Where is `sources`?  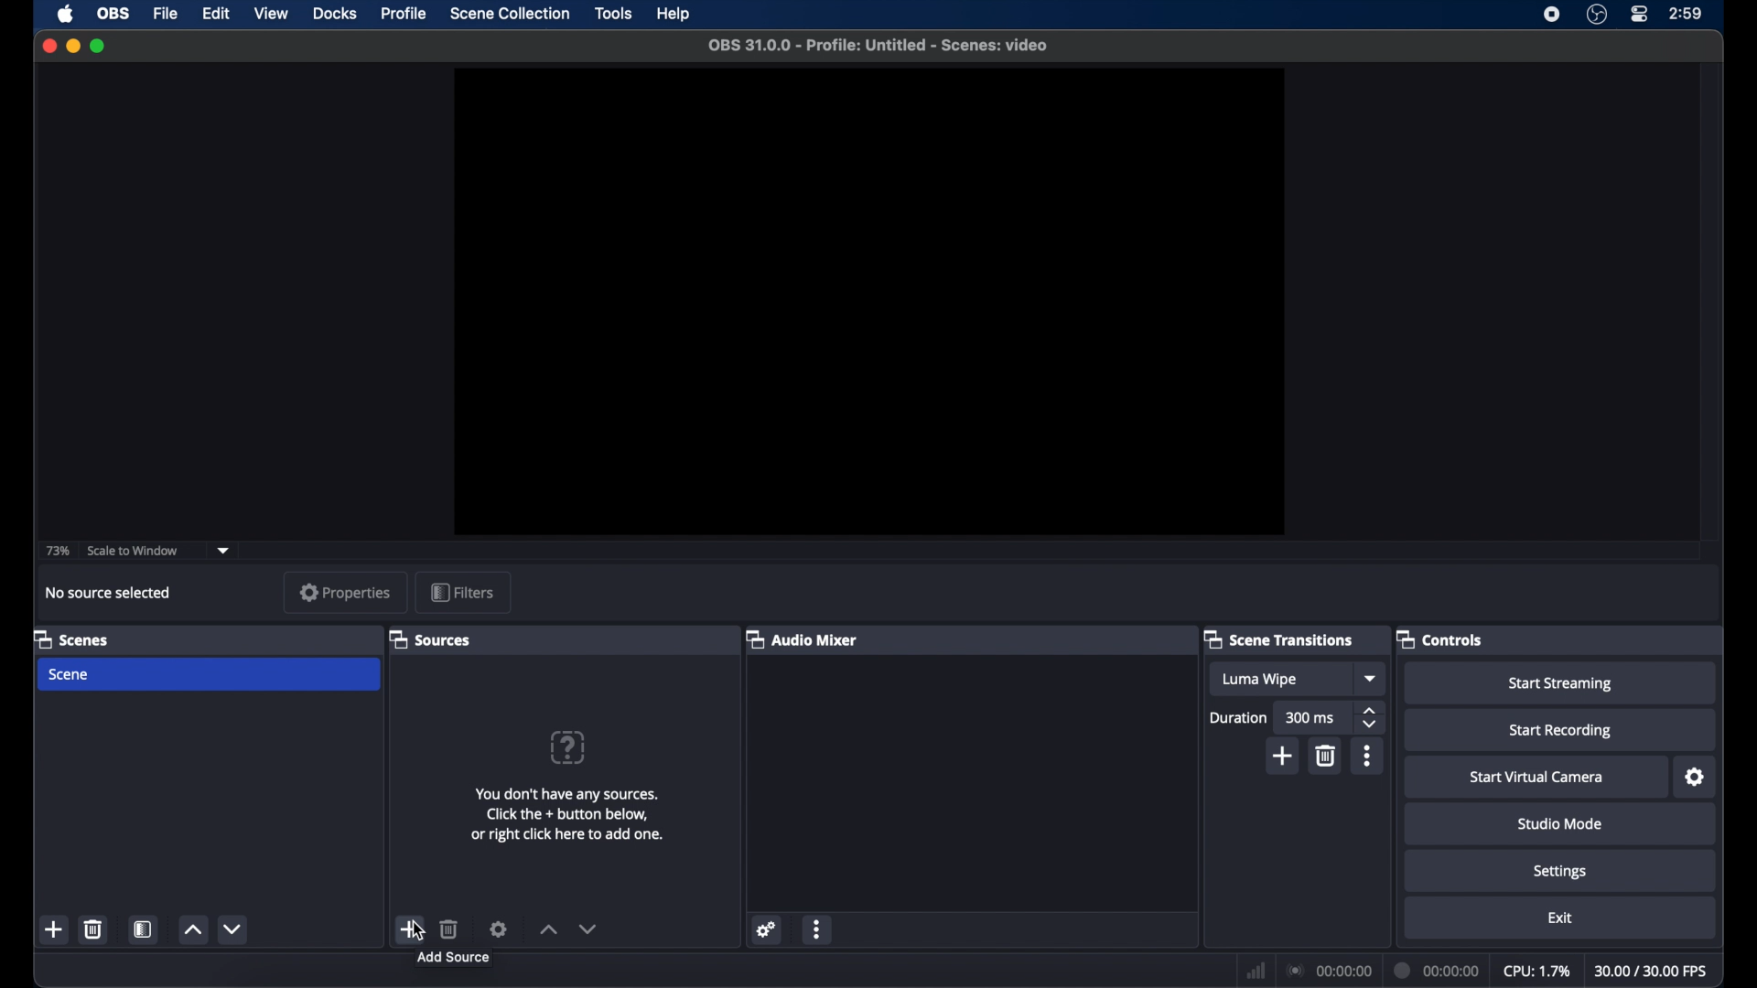
sources is located at coordinates (430, 639).